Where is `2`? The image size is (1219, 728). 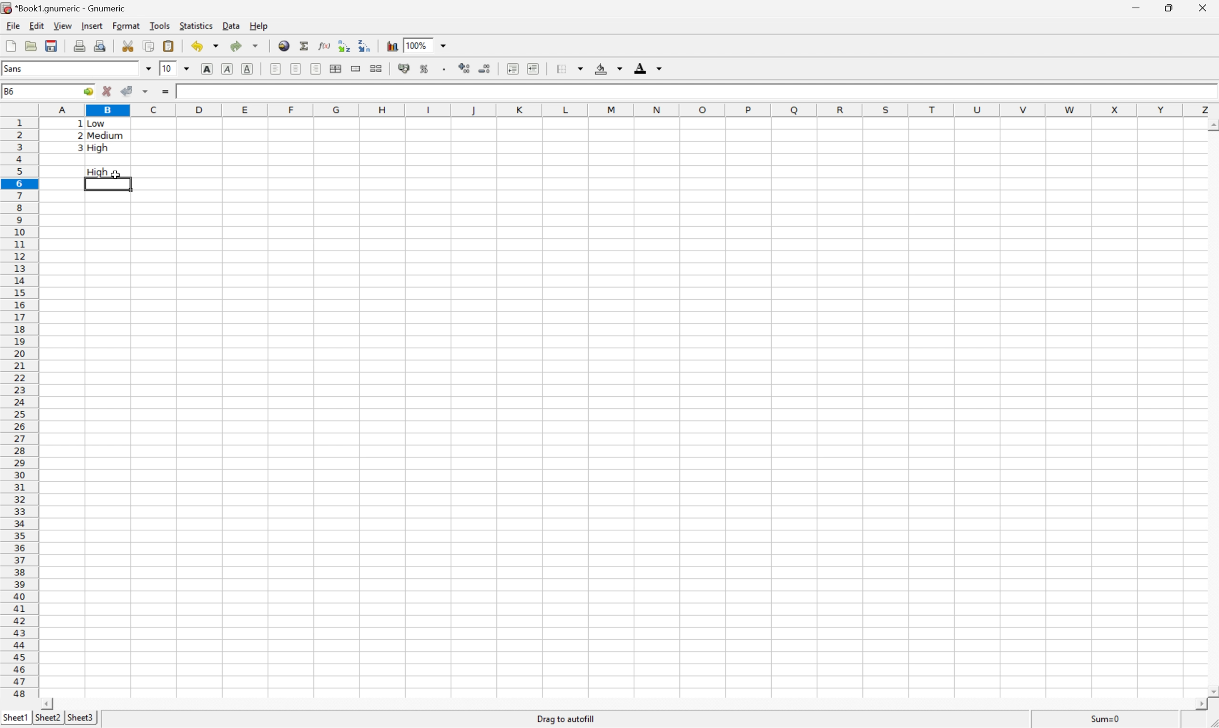
2 is located at coordinates (75, 136).